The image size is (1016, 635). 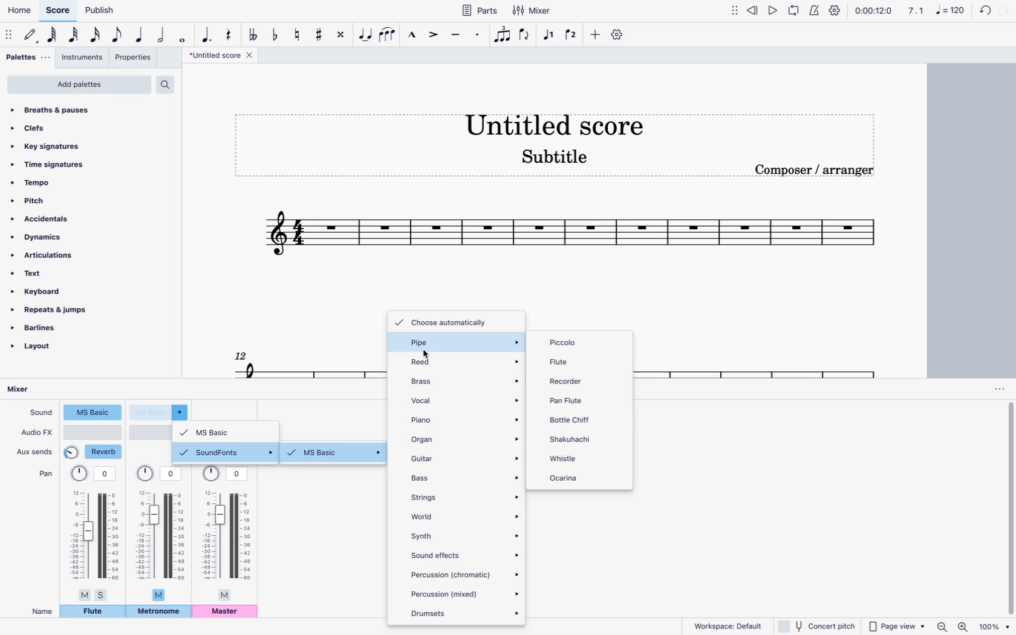 What do you see at coordinates (1006, 10) in the screenshot?
I see `forward` at bounding box center [1006, 10].